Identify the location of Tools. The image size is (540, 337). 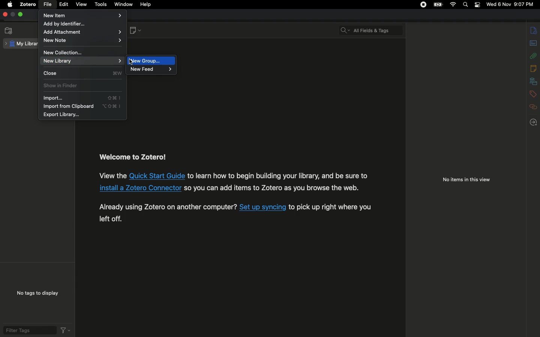
(102, 5).